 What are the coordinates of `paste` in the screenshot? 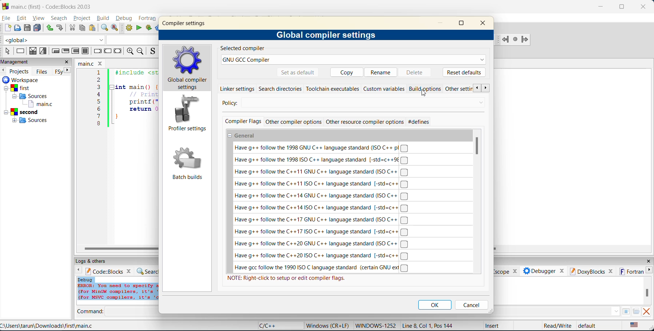 It's located at (93, 28).